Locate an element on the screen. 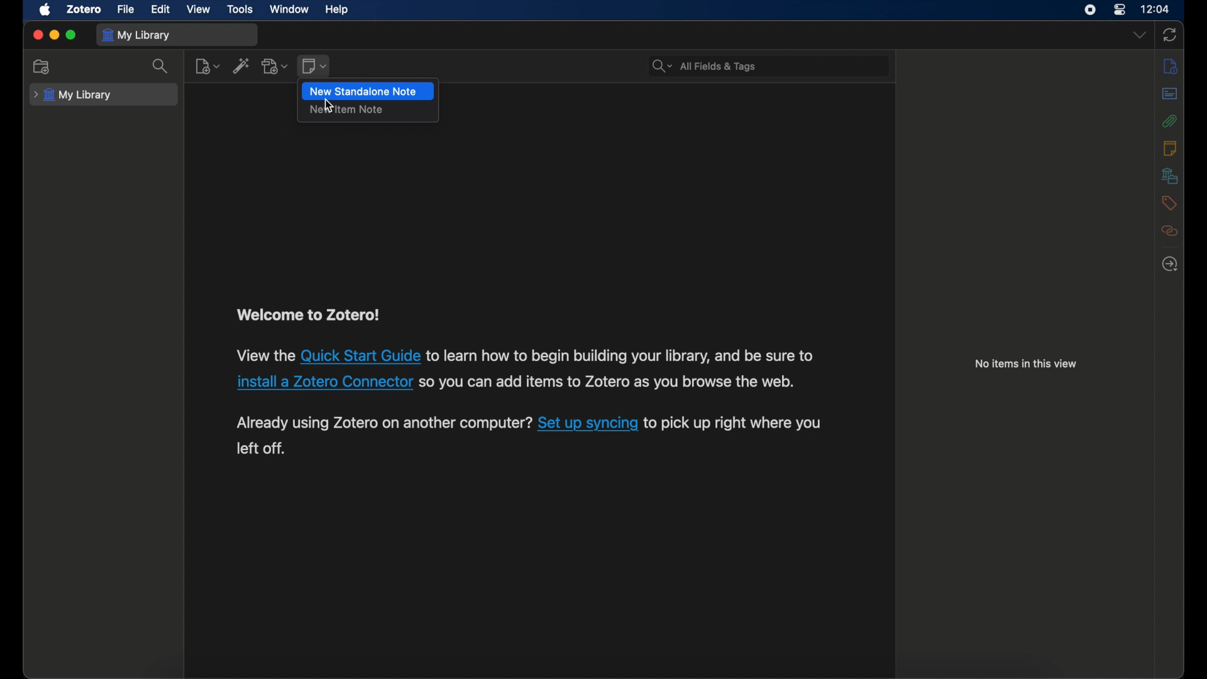  file is located at coordinates (126, 9).